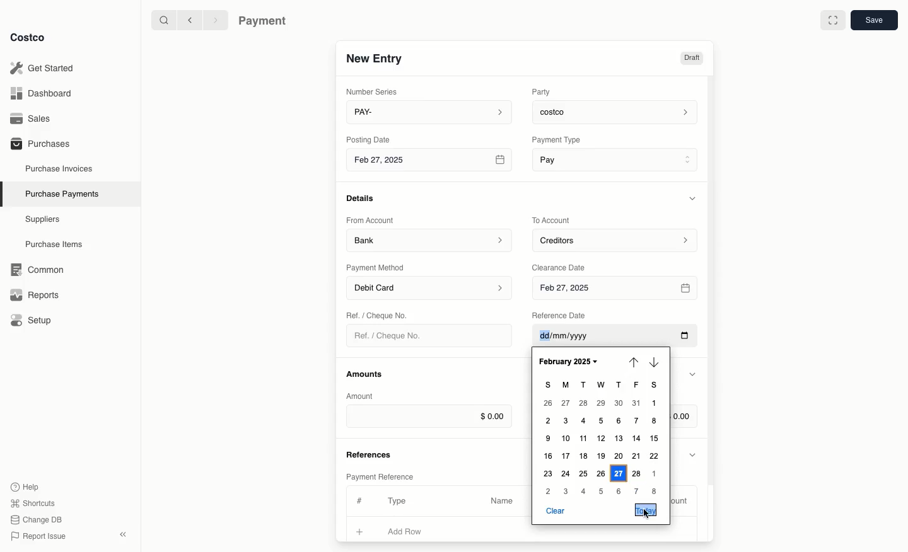 Image resolution: width=908 pixels, height=552 pixels. I want to click on Help, so click(25, 486).